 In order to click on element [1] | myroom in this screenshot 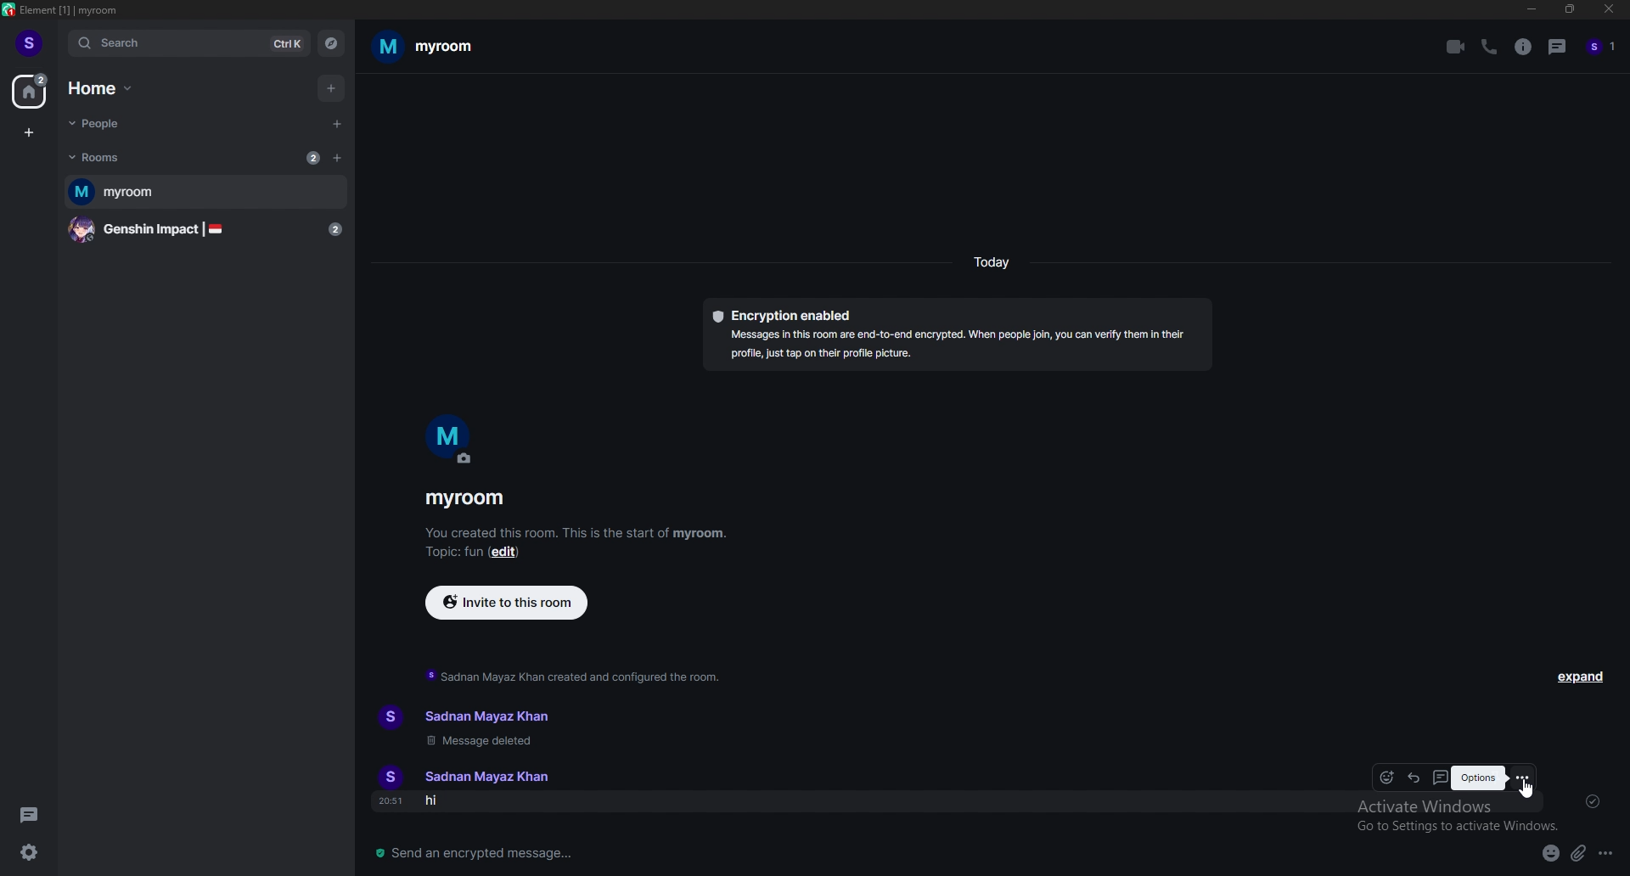, I will do `click(63, 10)`.